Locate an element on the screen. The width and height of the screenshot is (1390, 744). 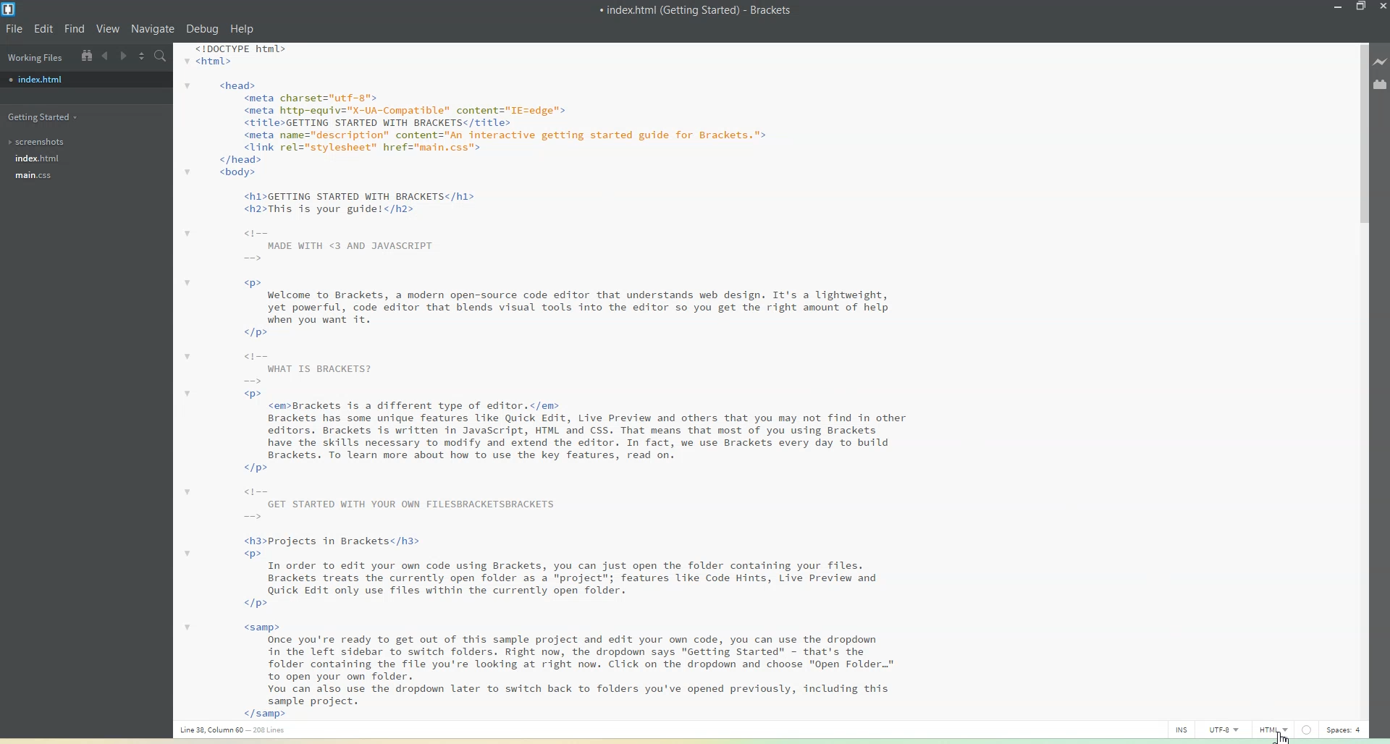
Navigate is located at coordinates (155, 29).